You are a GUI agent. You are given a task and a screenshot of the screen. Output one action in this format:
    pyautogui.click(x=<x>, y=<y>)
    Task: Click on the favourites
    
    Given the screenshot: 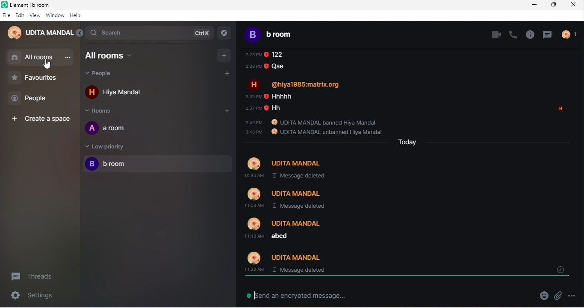 What is the action you would take?
    pyautogui.click(x=40, y=77)
    